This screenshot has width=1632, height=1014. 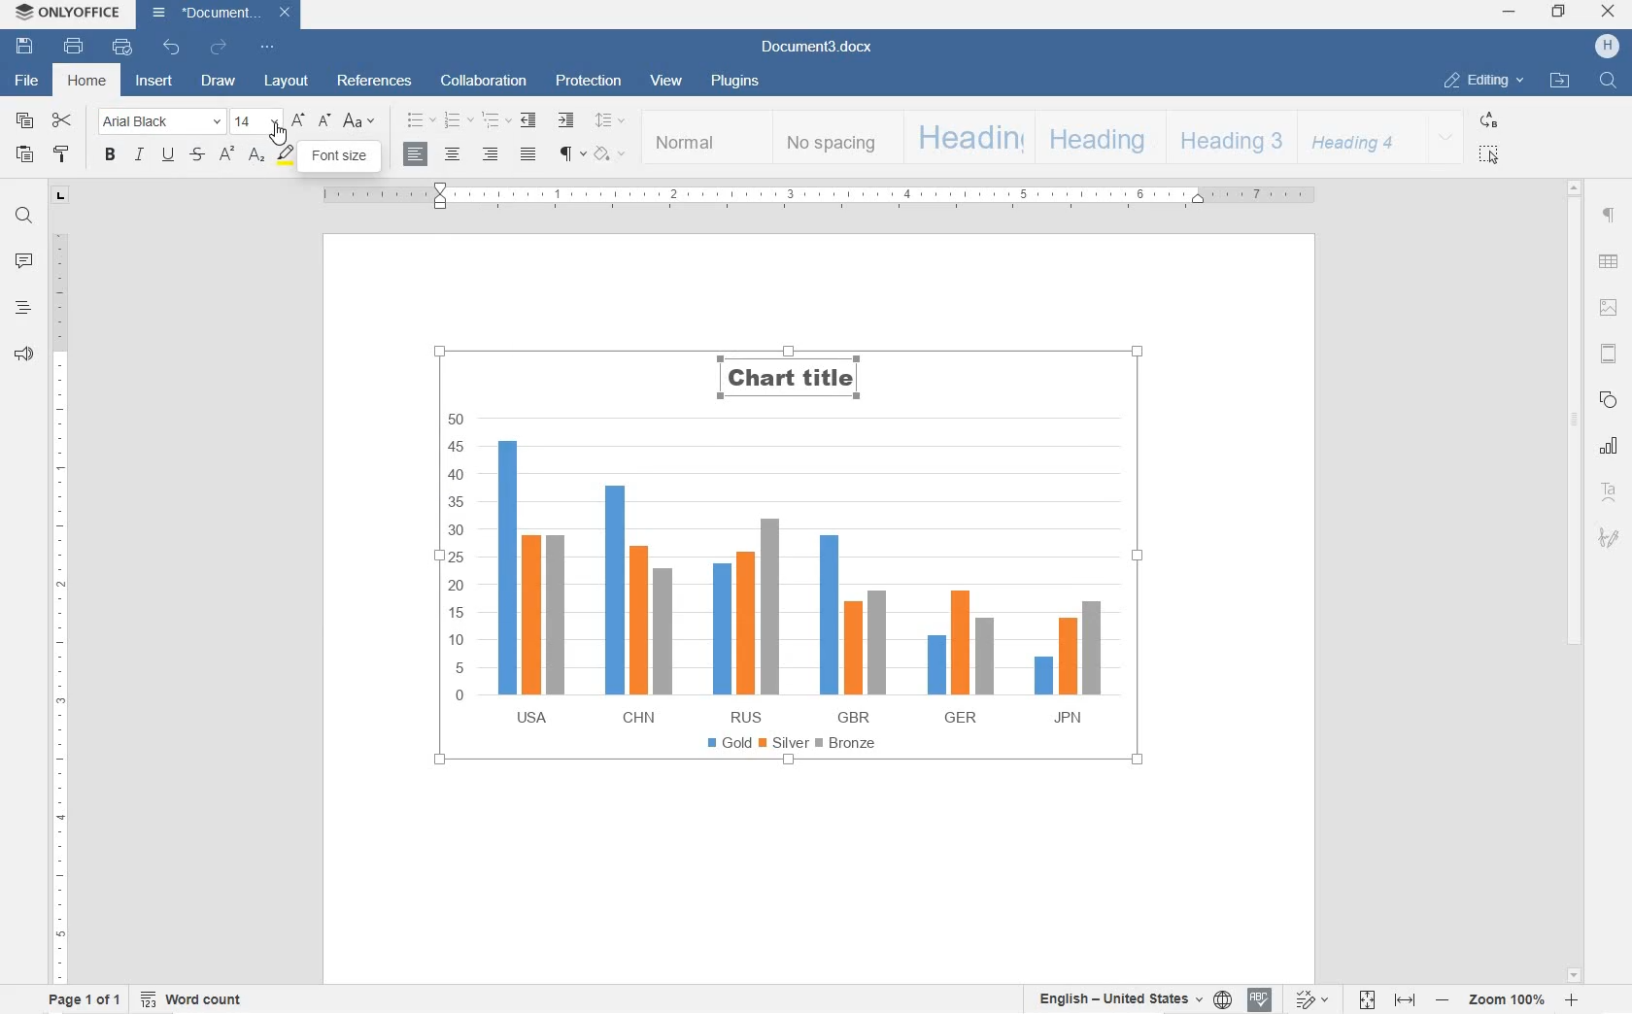 I want to click on HEADING 3, so click(x=1228, y=138).